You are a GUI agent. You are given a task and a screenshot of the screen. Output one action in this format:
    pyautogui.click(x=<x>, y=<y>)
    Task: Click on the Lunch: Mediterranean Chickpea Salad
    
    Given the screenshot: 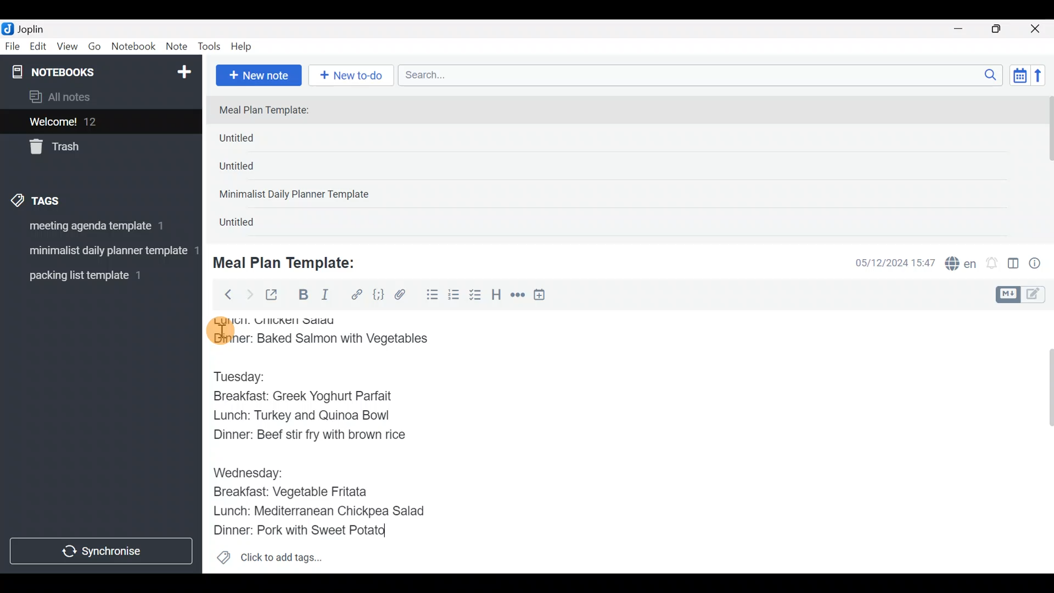 What is the action you would take?
    pyautogui.click(x=327, y=511)
    